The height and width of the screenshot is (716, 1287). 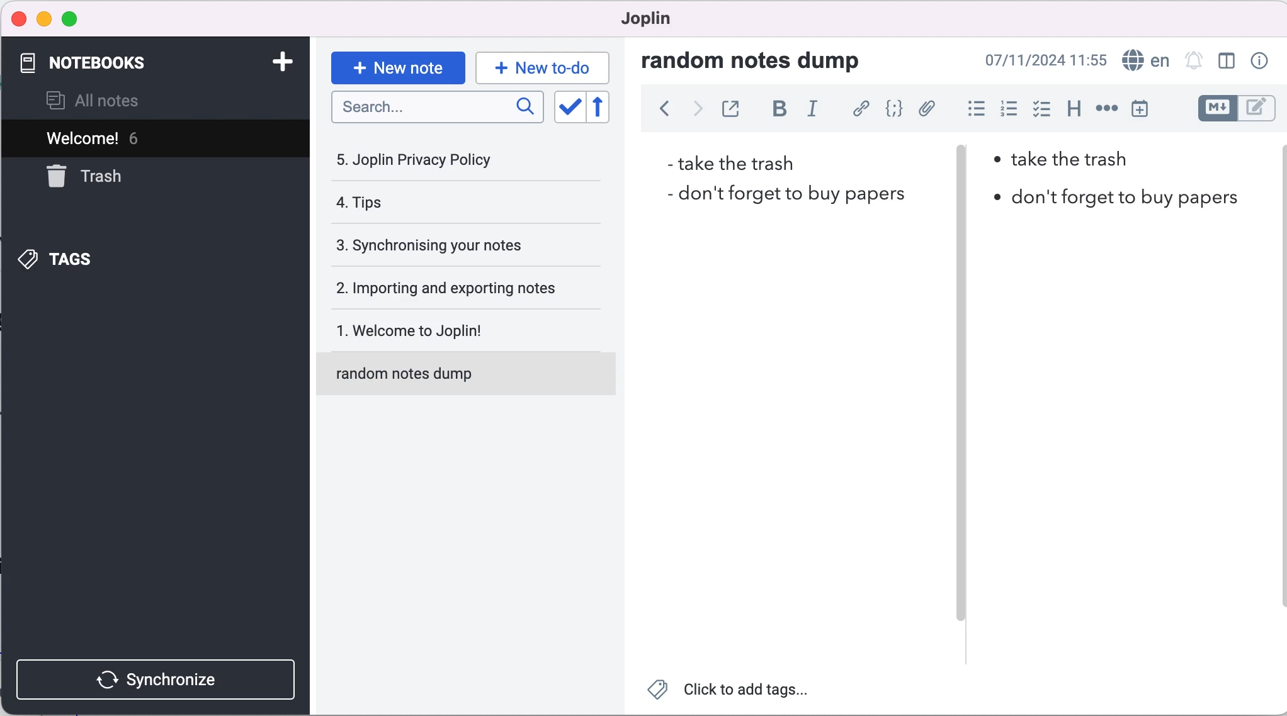 What do you see at coordinates (545, 67) in the screenshot?
I see `new to-do` at bounding box center [545, 67].